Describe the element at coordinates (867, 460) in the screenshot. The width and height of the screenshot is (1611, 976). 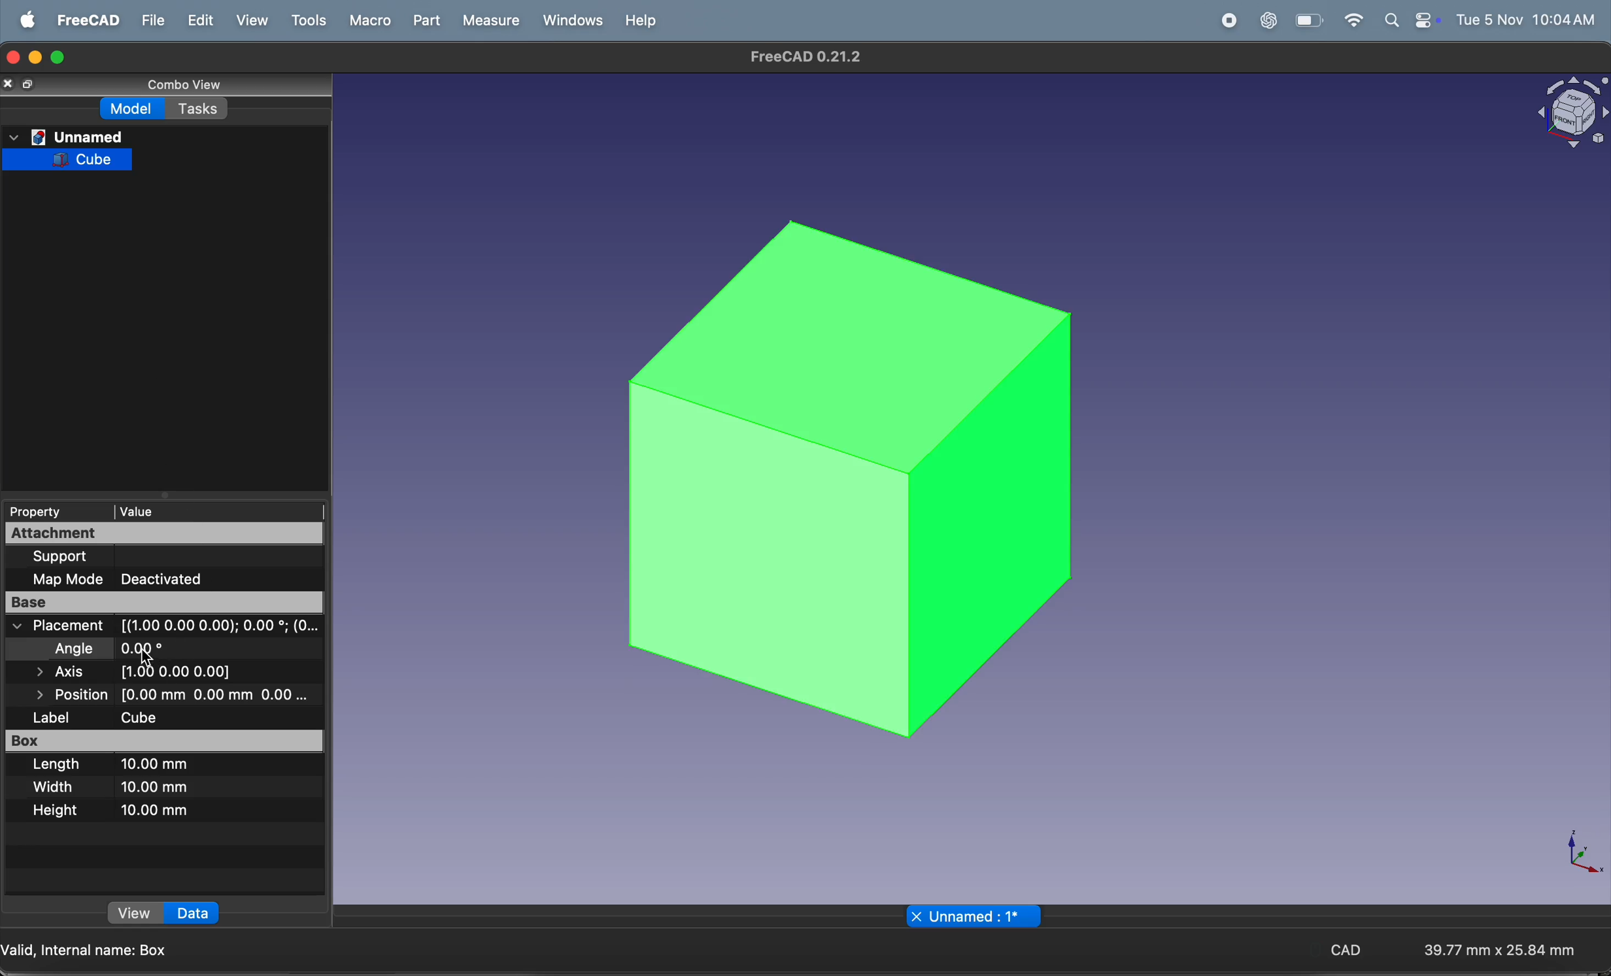
I see `3d cube` at that location.